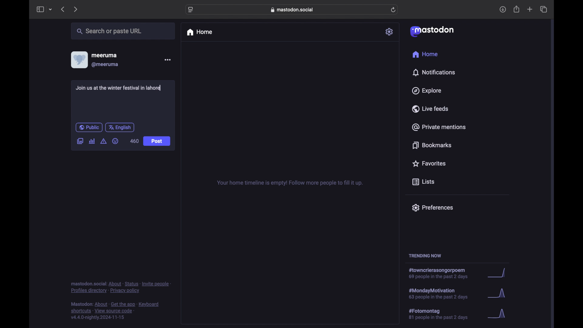 Image resolution: width=583 pixels, height=328 pixels. What do you see at coordinates (394, 10) in the screenshot?
I see `refresh` at bounding box center [394, 10].